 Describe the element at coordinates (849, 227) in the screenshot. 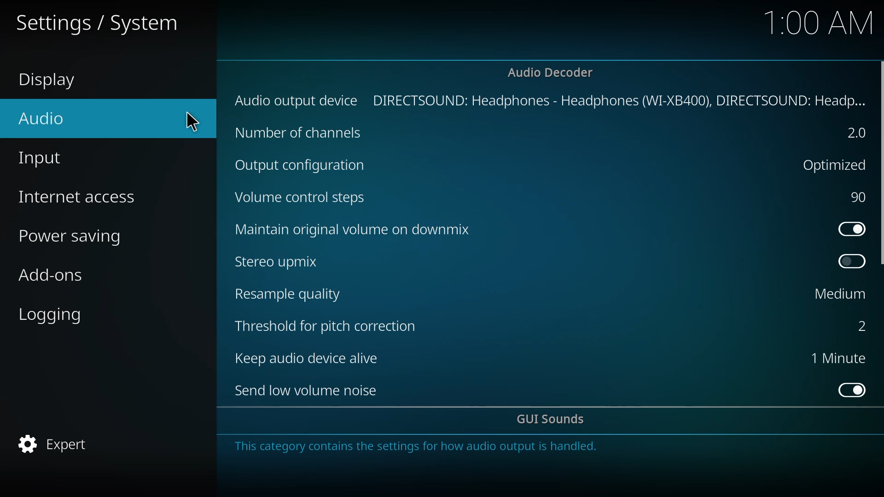

I see `enabled` at that location.